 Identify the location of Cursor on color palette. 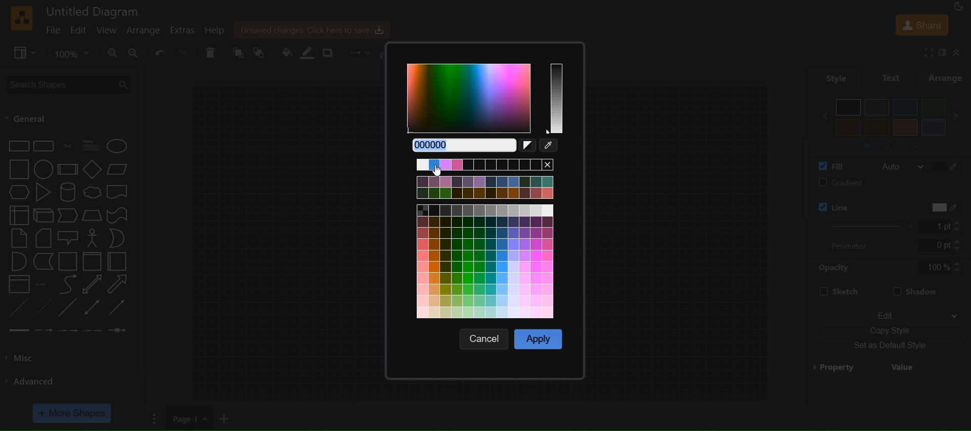
(444, 173).